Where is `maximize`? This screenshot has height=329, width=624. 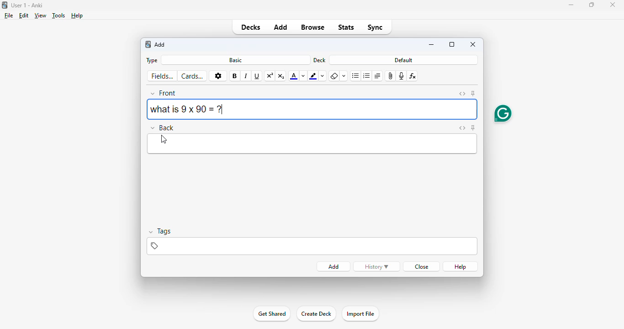
maximize is located at coordinates (592, 5).